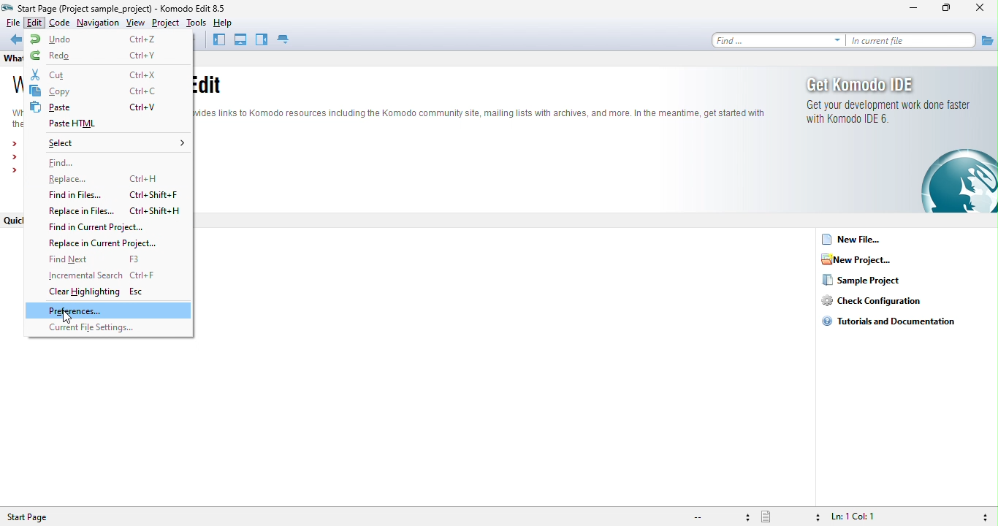  I want to click on replace, so click(111, 179).